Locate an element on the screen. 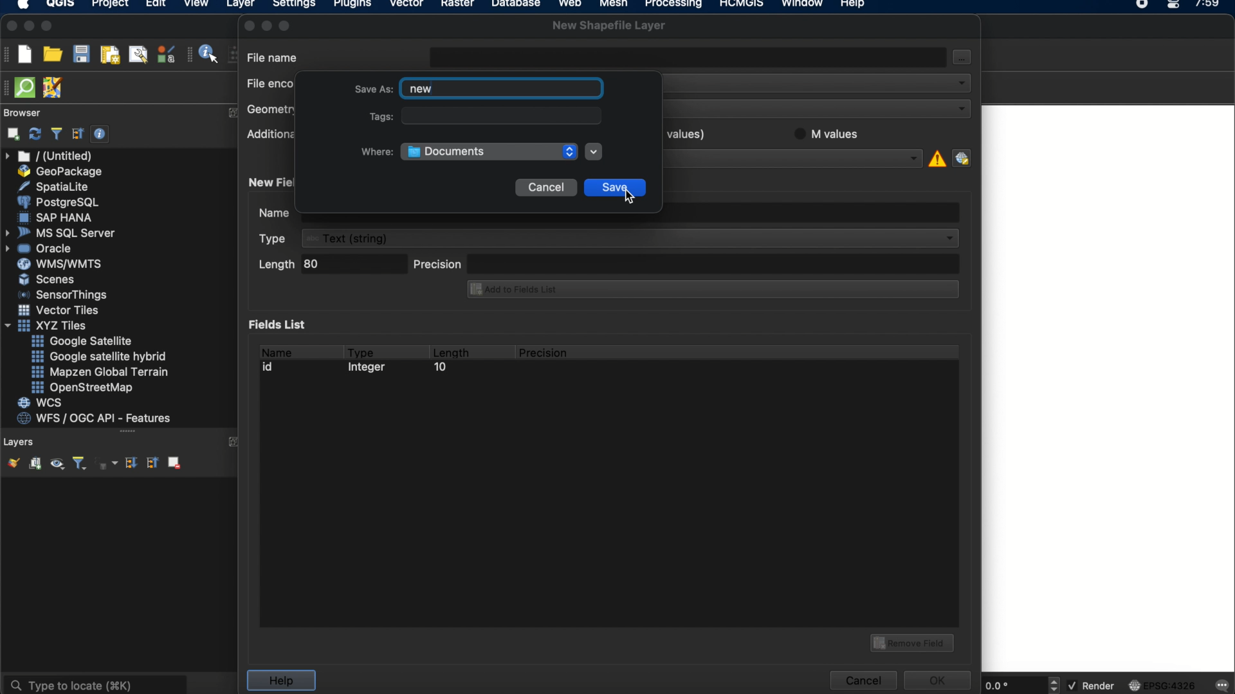 This screenshot has height=694, width=1235. dropdown is located at coordinates (960, 109).